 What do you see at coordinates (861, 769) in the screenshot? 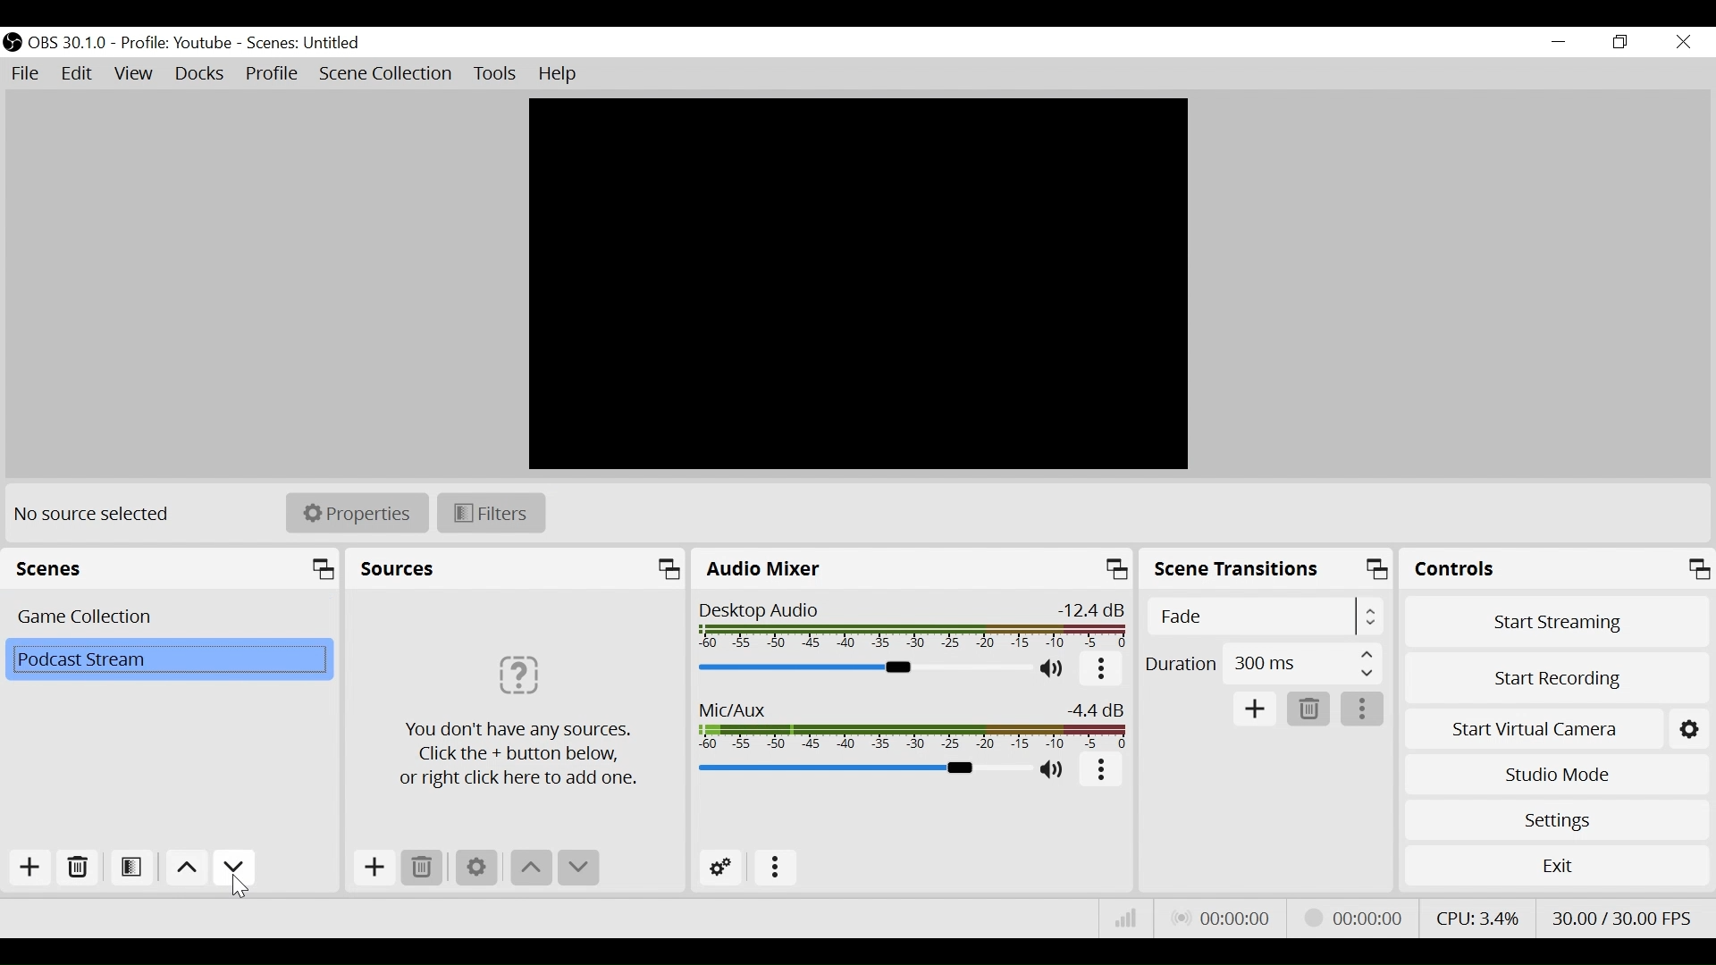
I see `Mic/Aux` at bounding box center [861, 769].